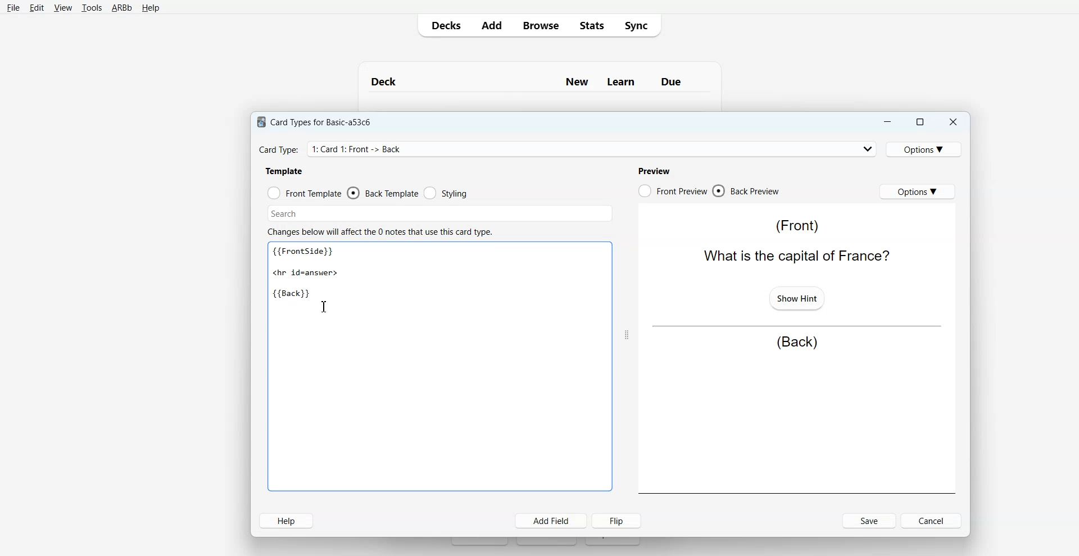 The image size is (1079, 556). Describe the element at coordinates (447, 193) in the screenshot. I see `Styling` at that location.